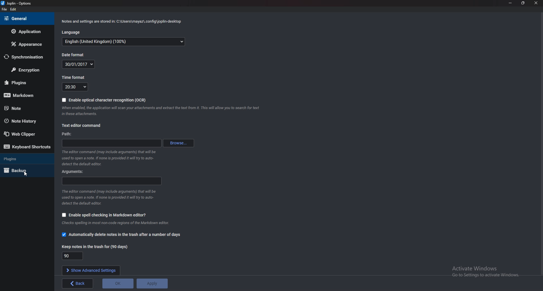  What do you see at coordinates (109, 197) in the screenshot?
I see `Info on editor command` at bounding box center [109, 197].